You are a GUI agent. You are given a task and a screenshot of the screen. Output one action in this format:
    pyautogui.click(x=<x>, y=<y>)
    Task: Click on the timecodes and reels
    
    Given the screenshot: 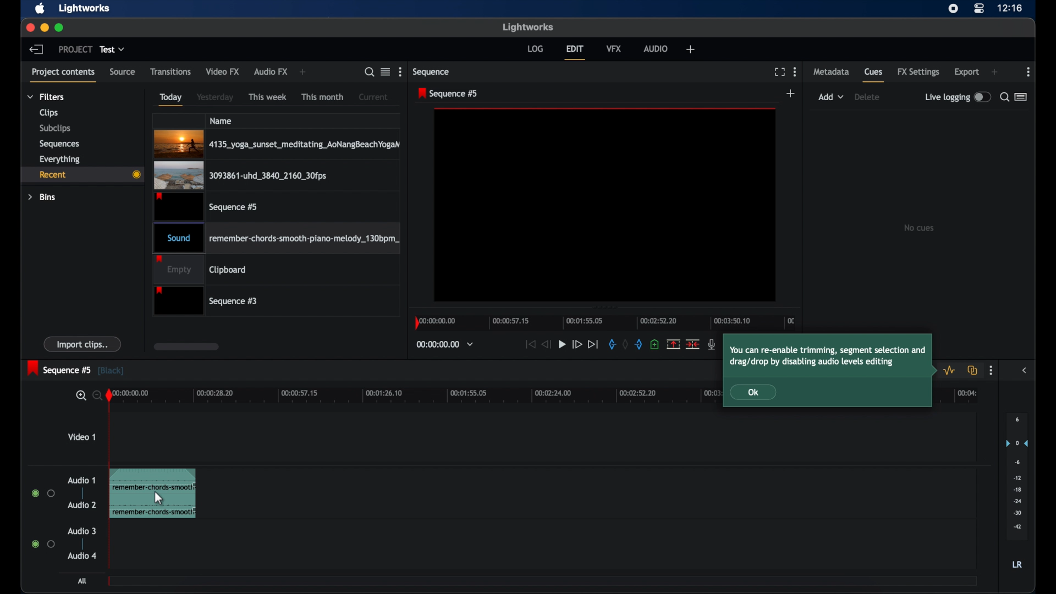 What is the action you would take?
    pyautogui.click(x=444, y=344)
    